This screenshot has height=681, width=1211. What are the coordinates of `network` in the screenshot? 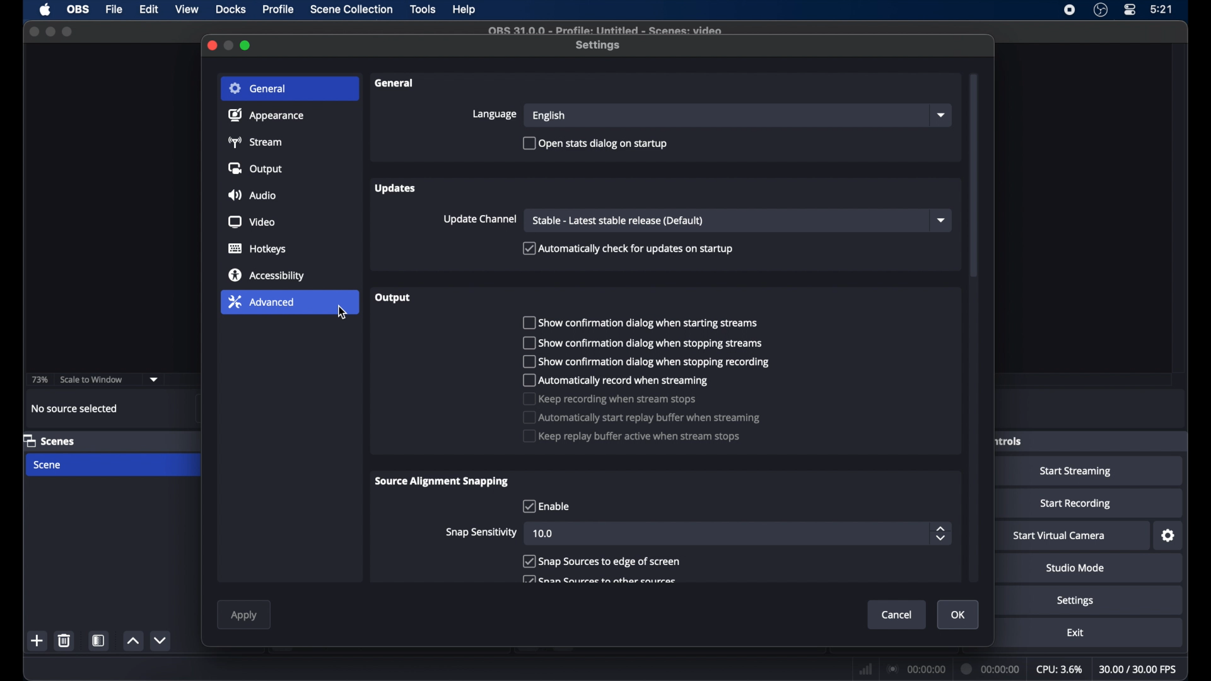 It's located at (865, 668).